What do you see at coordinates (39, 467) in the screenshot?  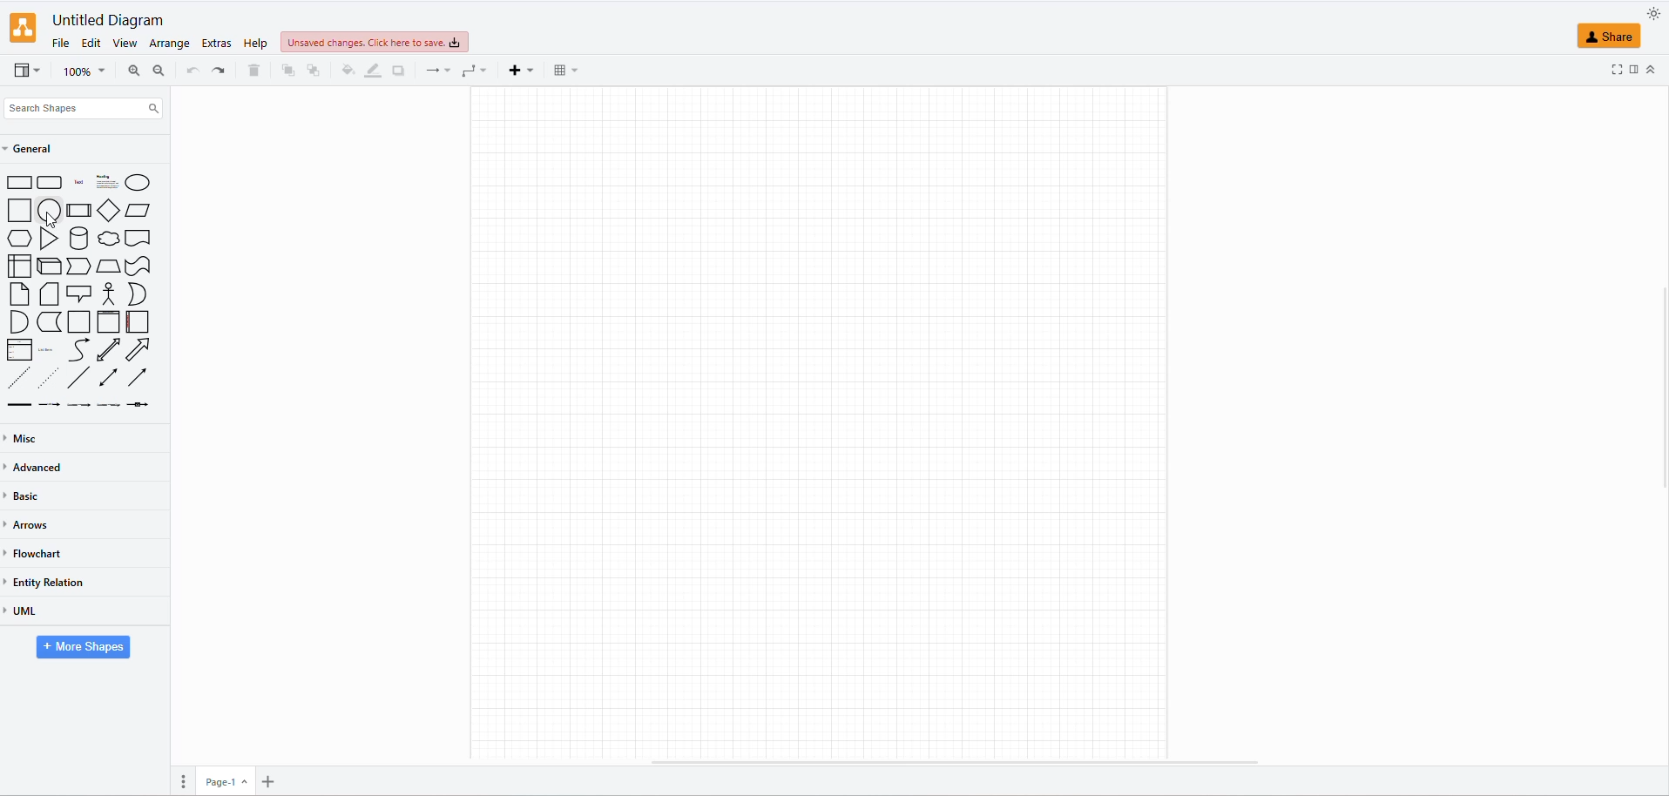 I see `ADVANCED` at bounding box center [39, 467].